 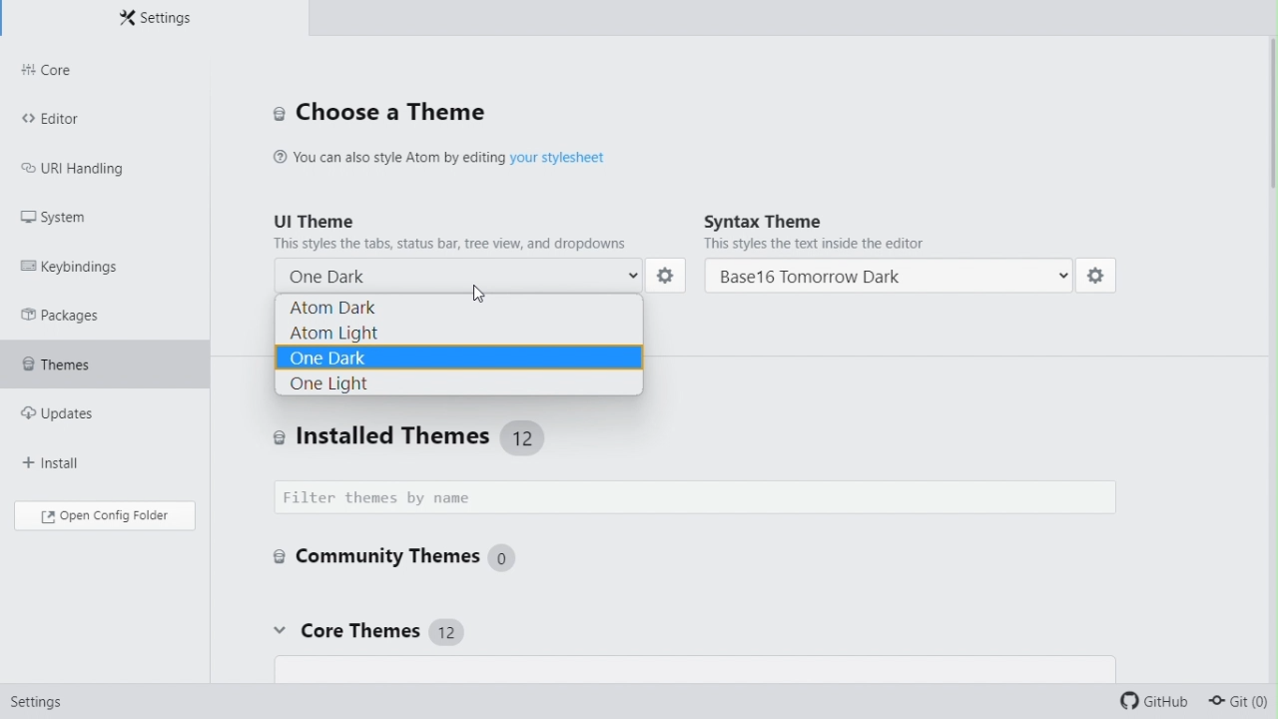 What do you see at coordinates (896, 232) in the screenshot?
I see `syntax theme- this styles the text inside the editor` at bounding box center [896, 232].